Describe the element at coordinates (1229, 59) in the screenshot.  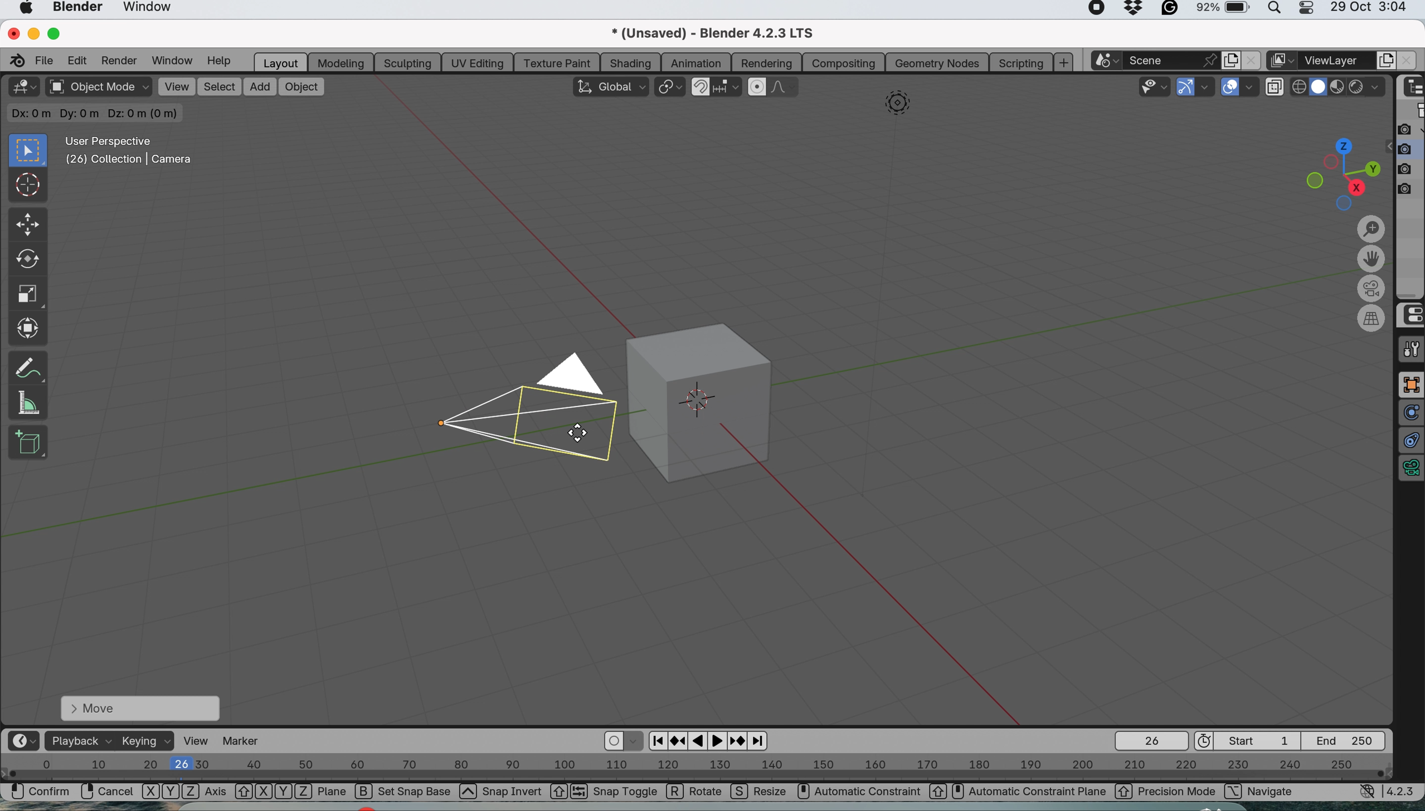
I see `new scene` at that location.